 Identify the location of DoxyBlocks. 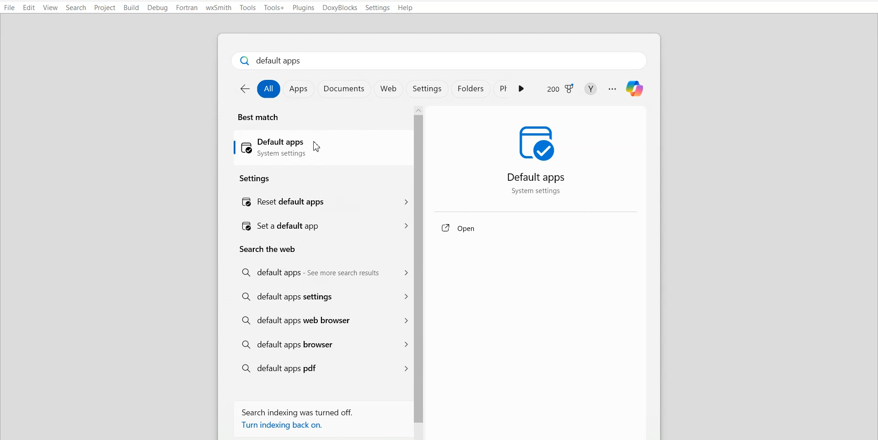
(339, 8).